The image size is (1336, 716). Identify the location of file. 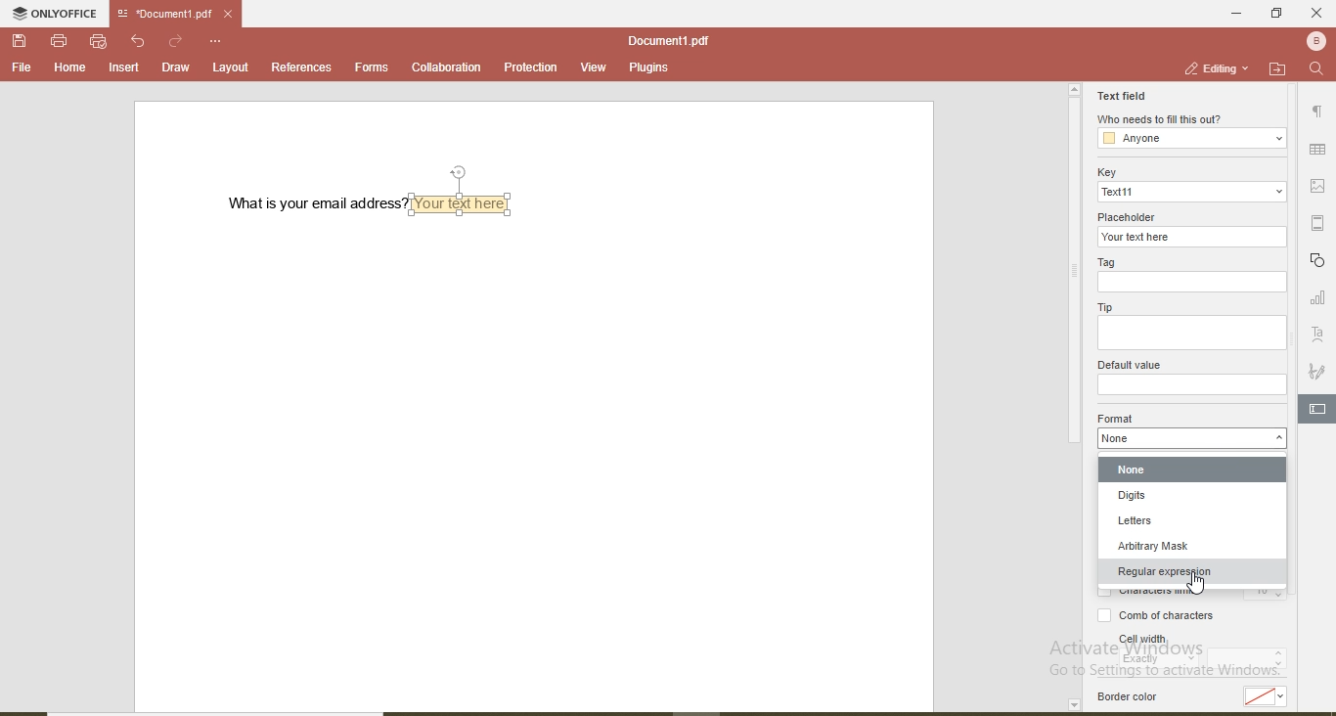
(22, 67).